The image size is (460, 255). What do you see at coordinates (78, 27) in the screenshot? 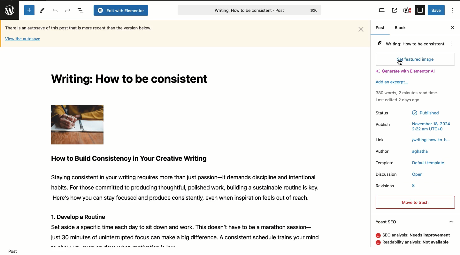
I see `There is an autosave of this post that is more recent than the version below.` at bounding box center [78, 27].